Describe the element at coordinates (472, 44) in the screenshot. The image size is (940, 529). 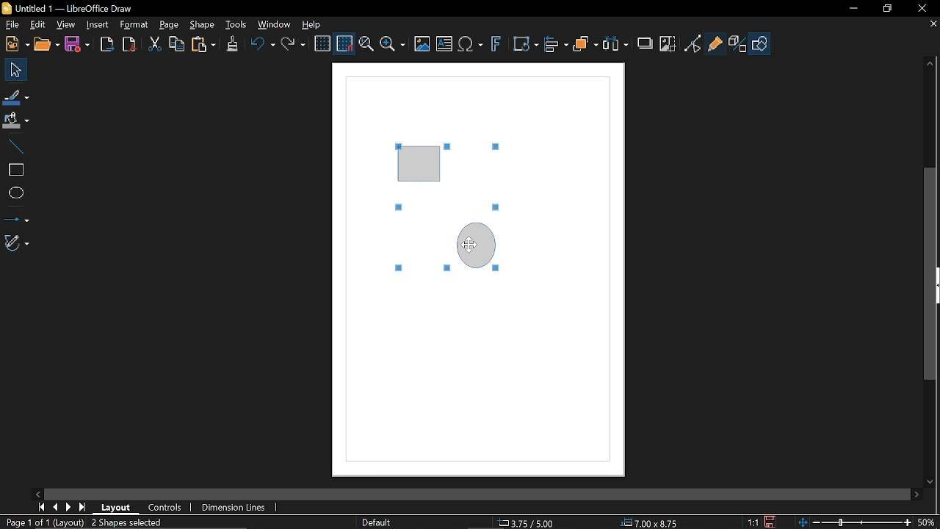
I see `Insert equation` at that location.